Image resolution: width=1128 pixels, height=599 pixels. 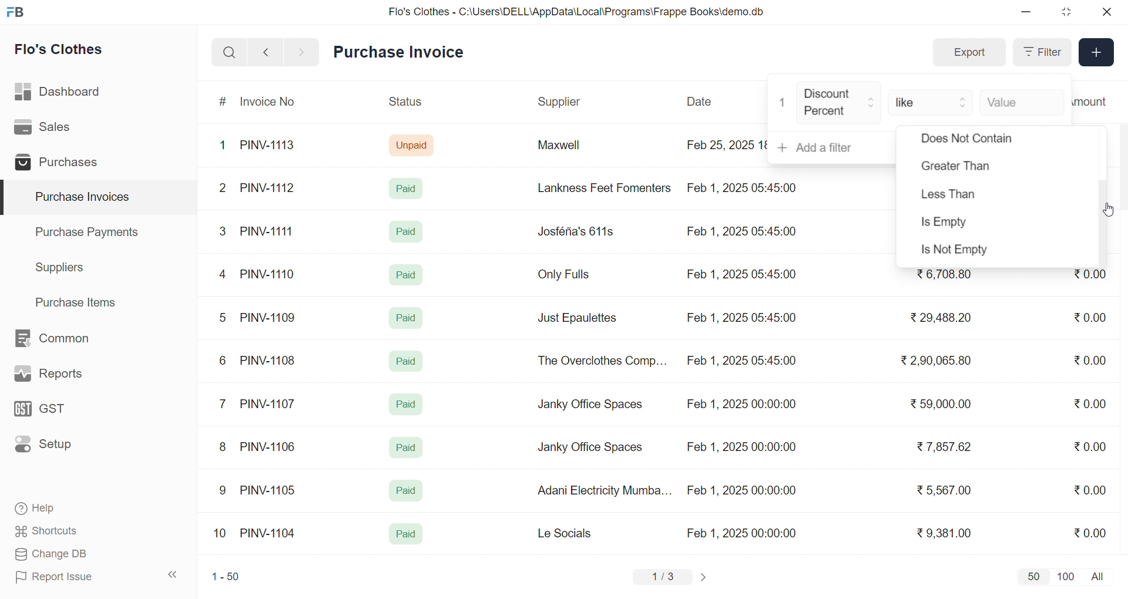 I want to click on change page, so click(x=705, y=577).